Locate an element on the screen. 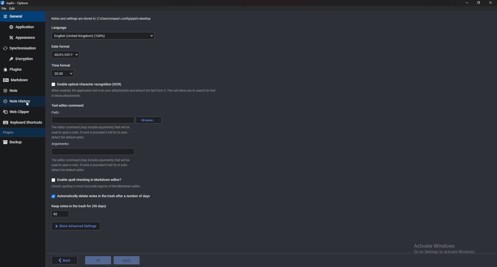 The width and height of the screenshot is (497, 267). path is located at coordinates (56, 113).